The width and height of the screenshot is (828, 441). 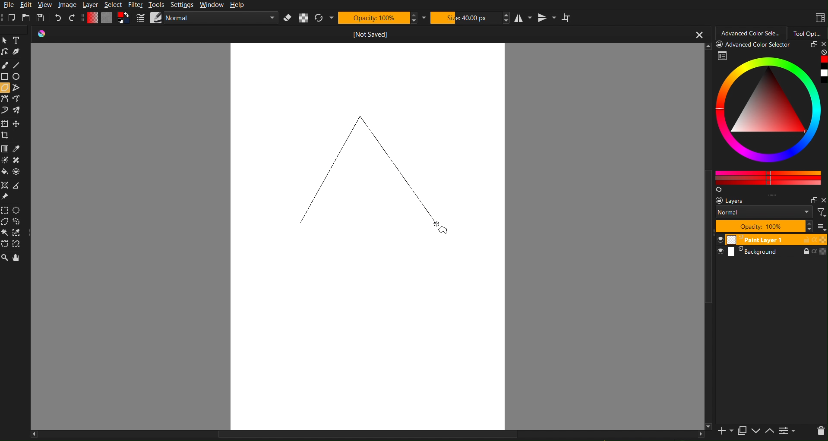 I want to click on freehand path tool, so click(x=20, y=99).